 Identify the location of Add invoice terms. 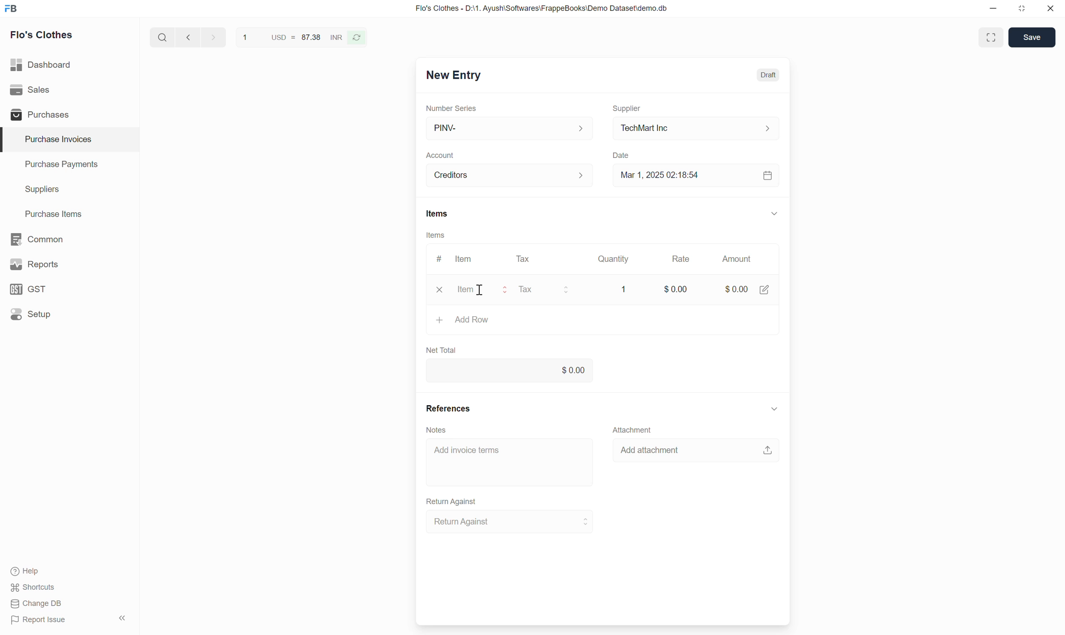
(510, 462).